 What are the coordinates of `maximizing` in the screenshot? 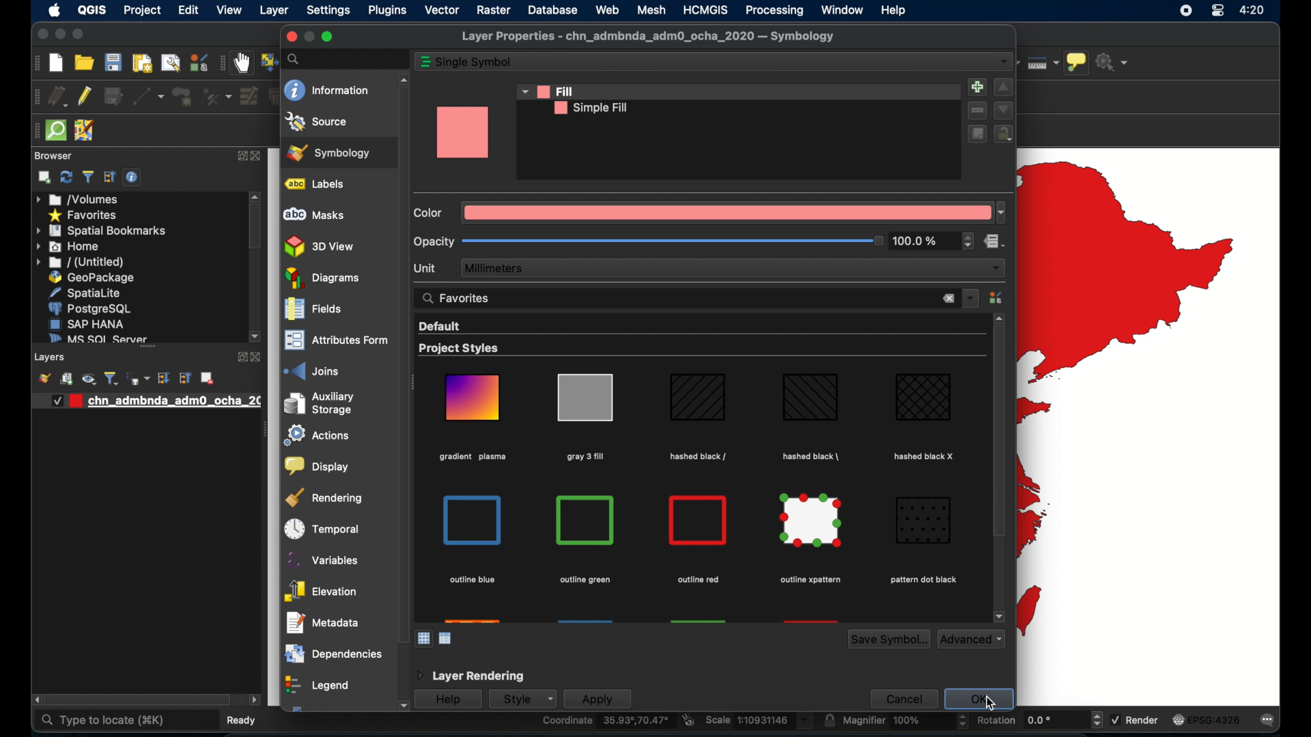 It's located at (79, 35).